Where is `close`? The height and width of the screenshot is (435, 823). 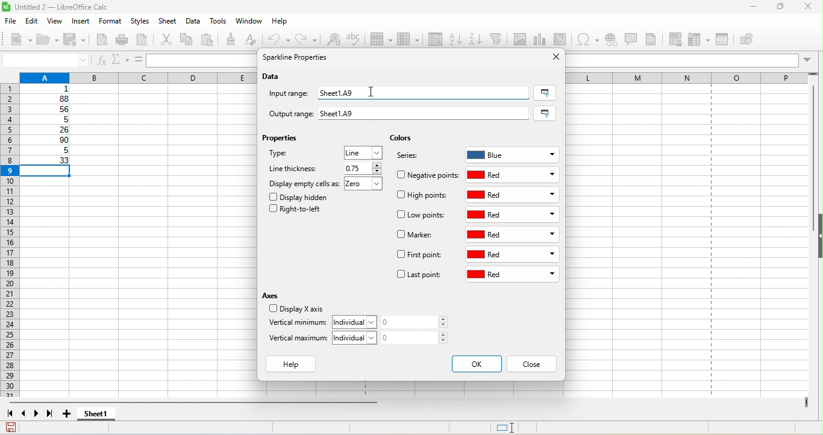 close is located at coordinates (552, 57).